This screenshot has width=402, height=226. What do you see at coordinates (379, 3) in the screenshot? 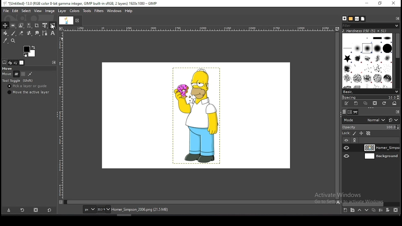
I see `restore` at bounding box center [379, 3].